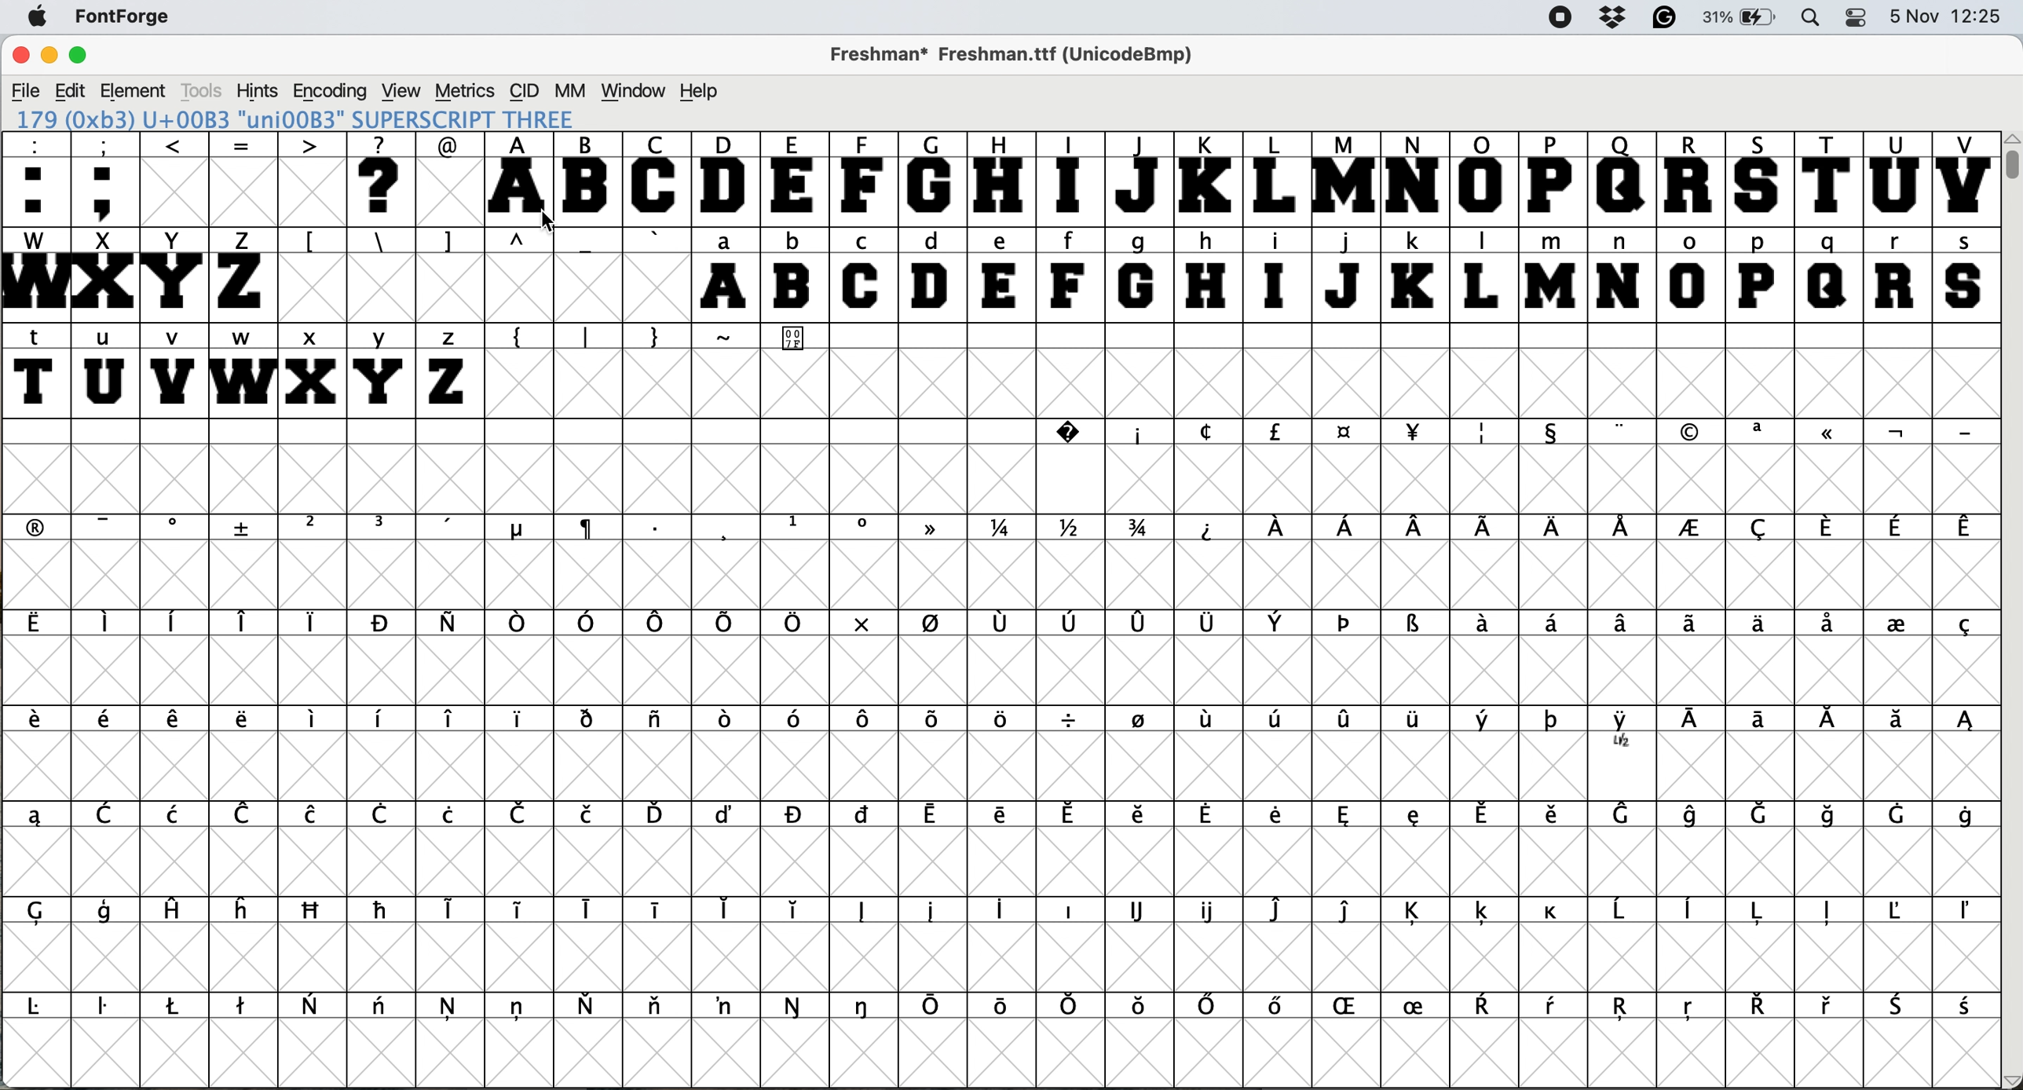 This screenshot has width=2023, height=1090. Describe the element at coordinates (1003, 816) in the screenshot. I see `symbol` at that location.